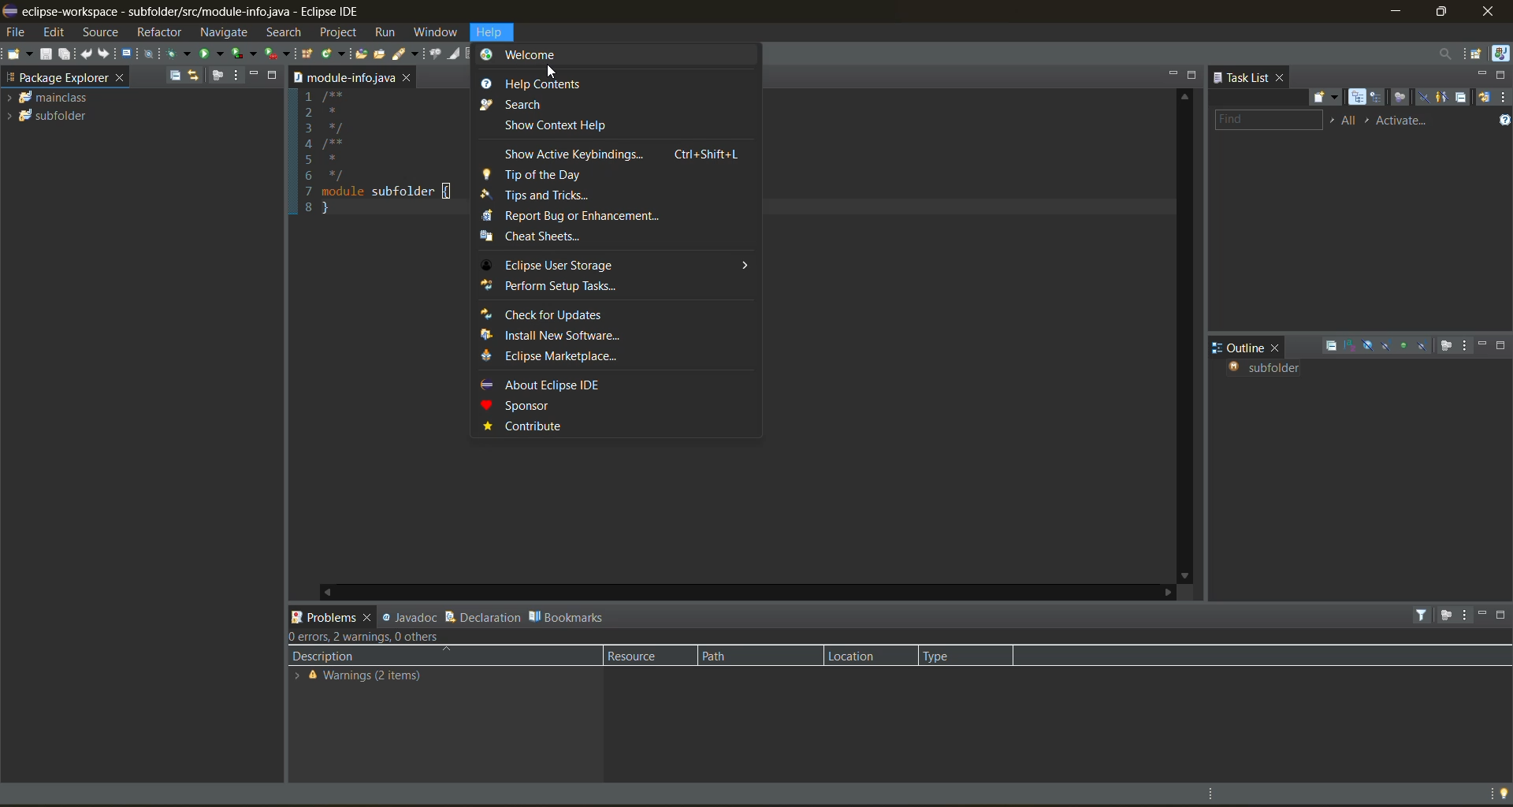  What do you see at coordinates (548, 359) in the screenshot?
I see `eclipse marketplace` at bounding box center [548, 359].